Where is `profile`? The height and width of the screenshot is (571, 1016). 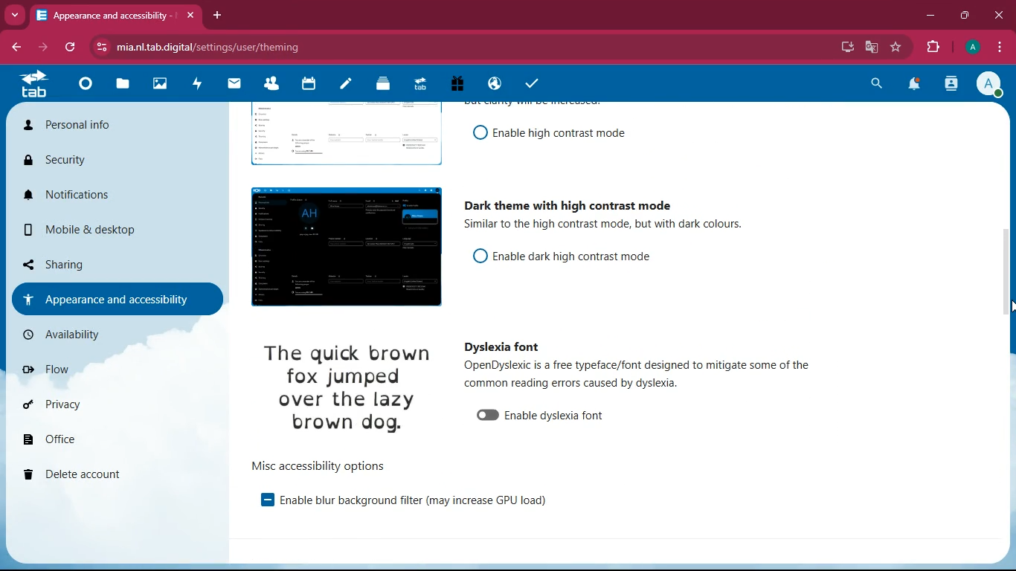
profile is located at coordinates (993, 86).